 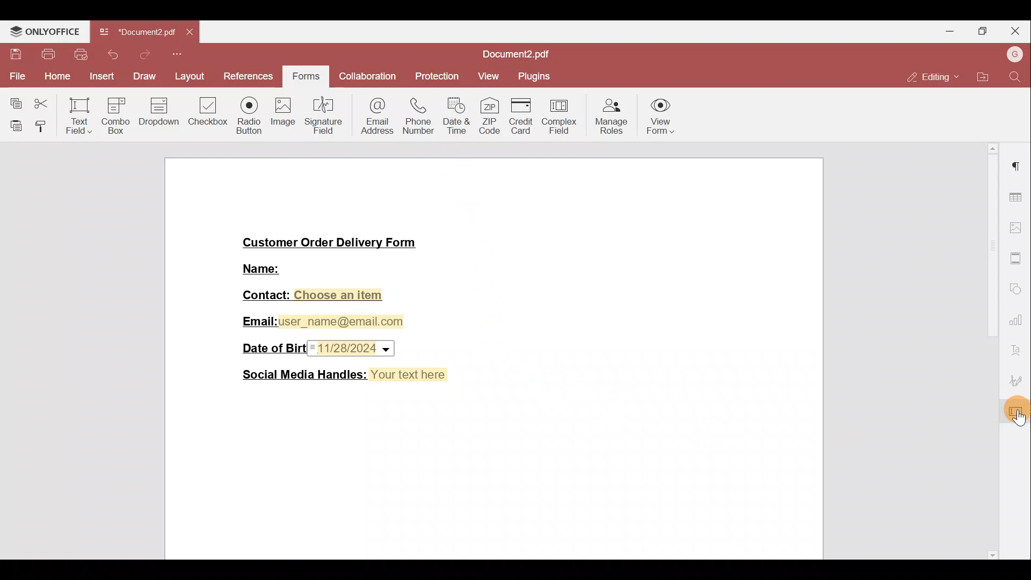 What do you see at coordinates (983, 77) in the screenshot?
I see `Open file location` at bounding box center [983, 77].